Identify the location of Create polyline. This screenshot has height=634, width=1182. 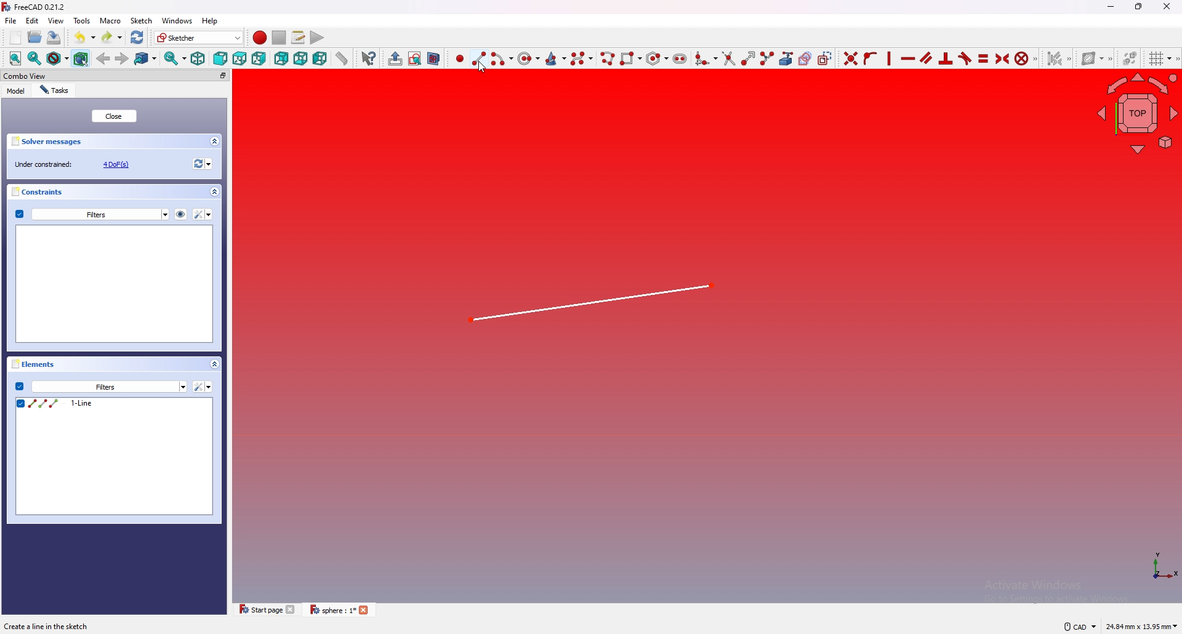
(607, 58).